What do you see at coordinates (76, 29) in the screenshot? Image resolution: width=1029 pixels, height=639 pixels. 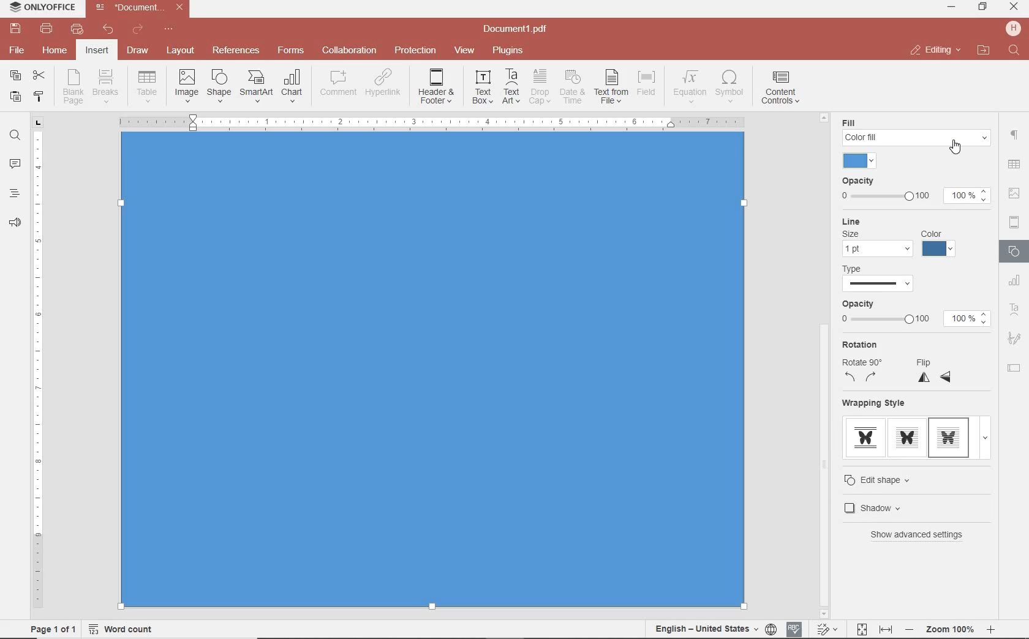 I see `quick print` at bounding box center [76, 29].